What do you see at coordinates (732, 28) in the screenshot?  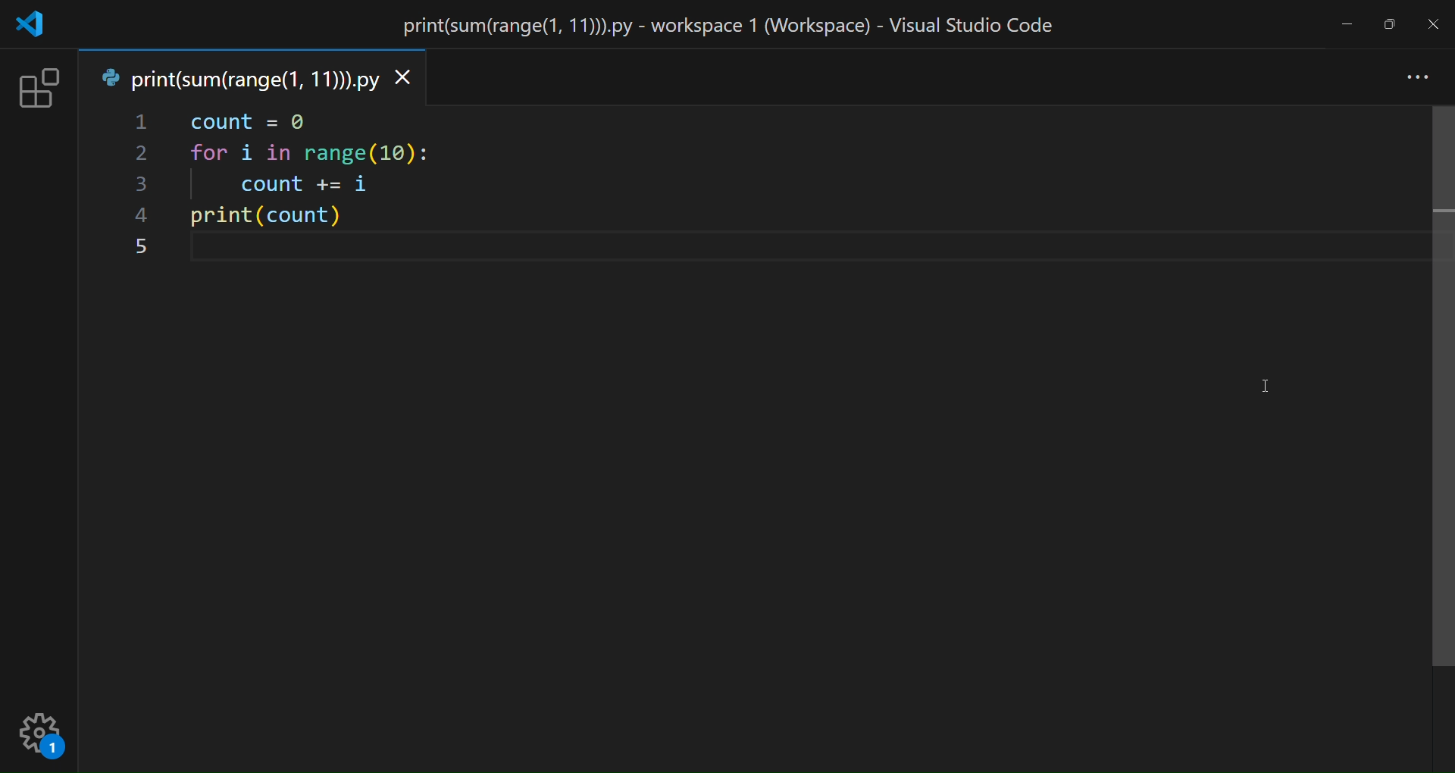 I see `title` at bounding box center [732, 28].